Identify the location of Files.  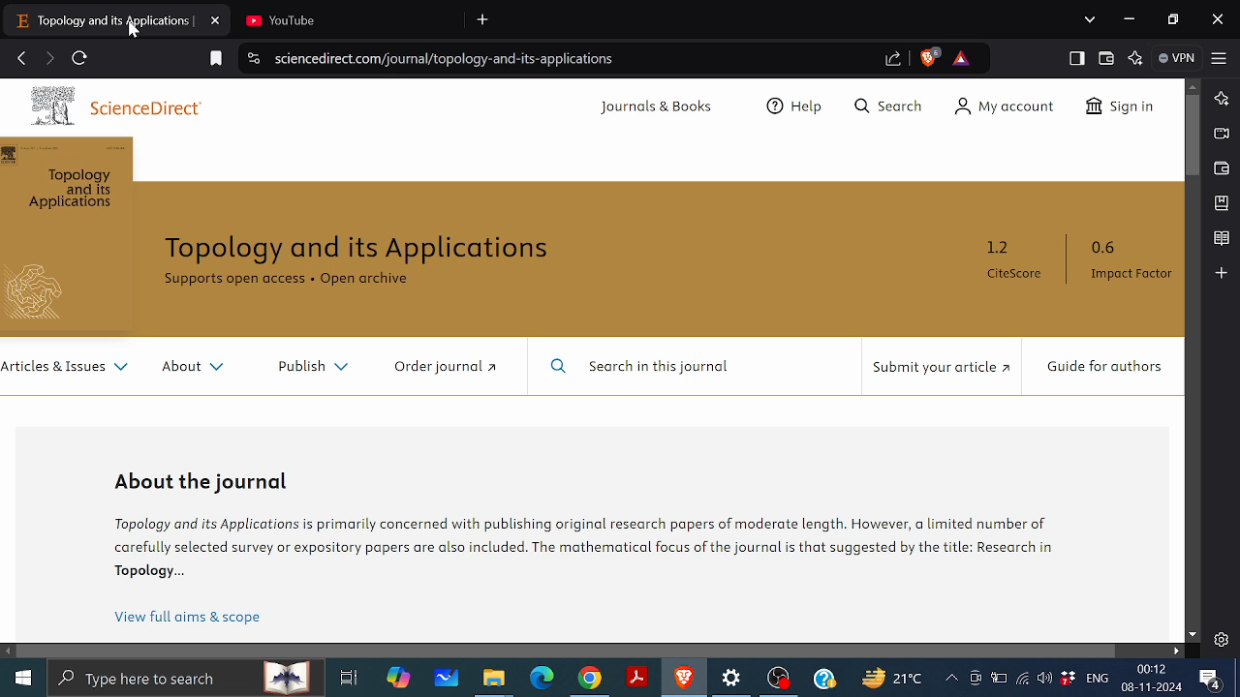
(494, 680).